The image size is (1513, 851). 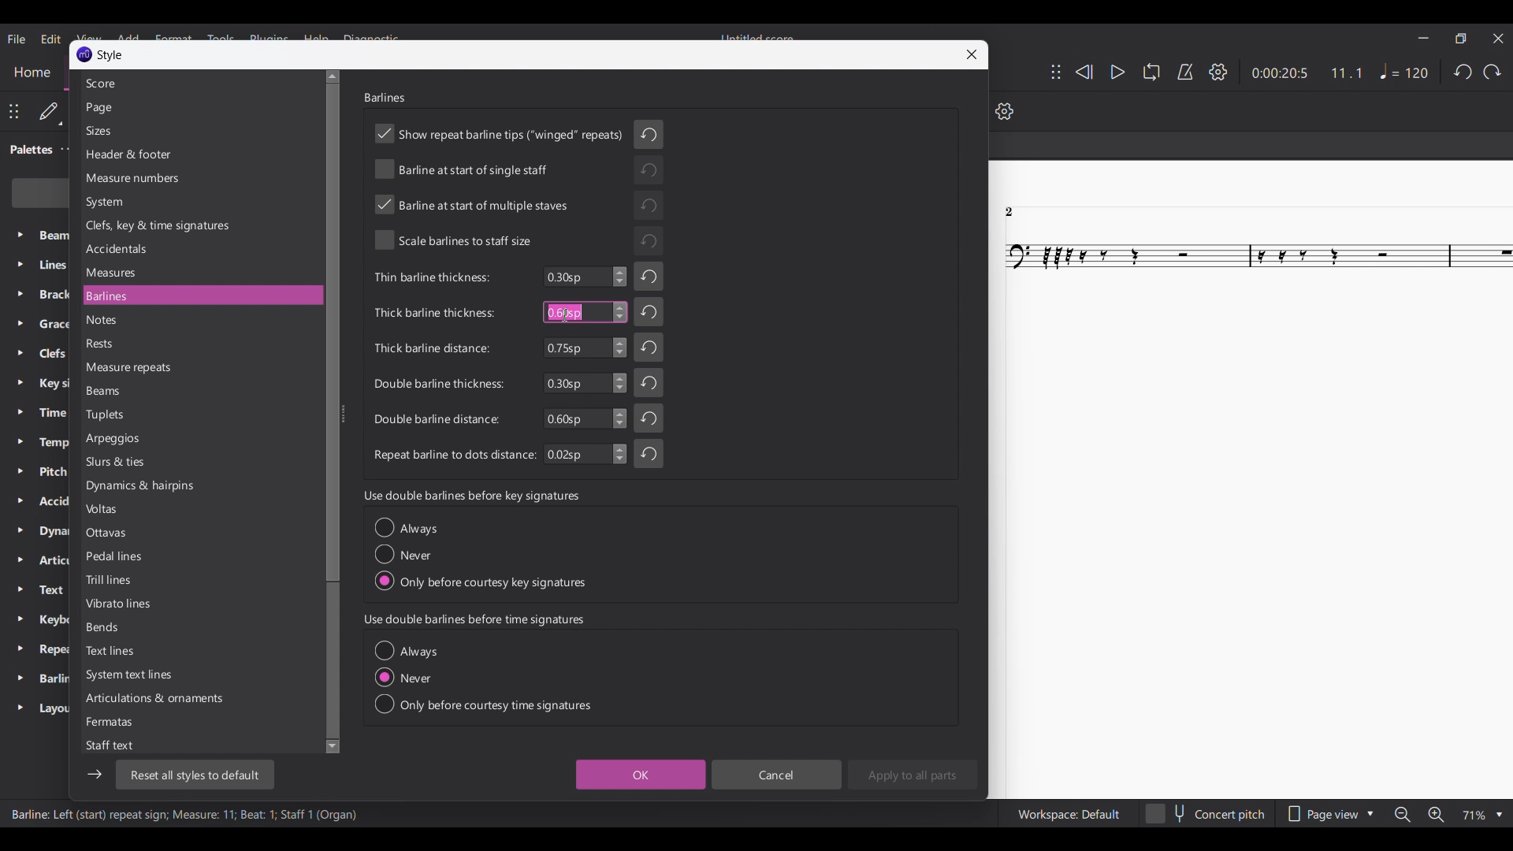 What do you see at coordinates (1205, 814) in the screenshot?
I see `Toggle for concert pitch` at bounding box center [1205, 814].